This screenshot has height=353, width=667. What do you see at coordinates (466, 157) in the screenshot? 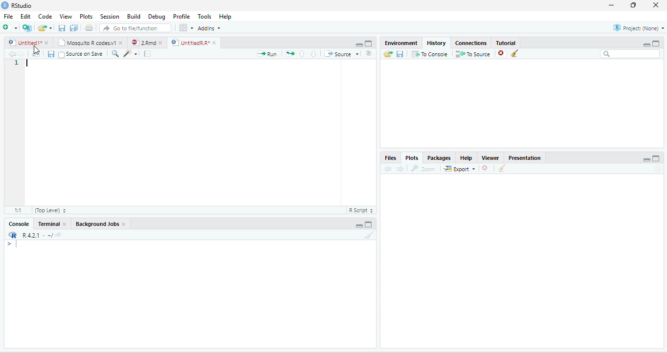
I see `Help` at bounding box center [466, 157].